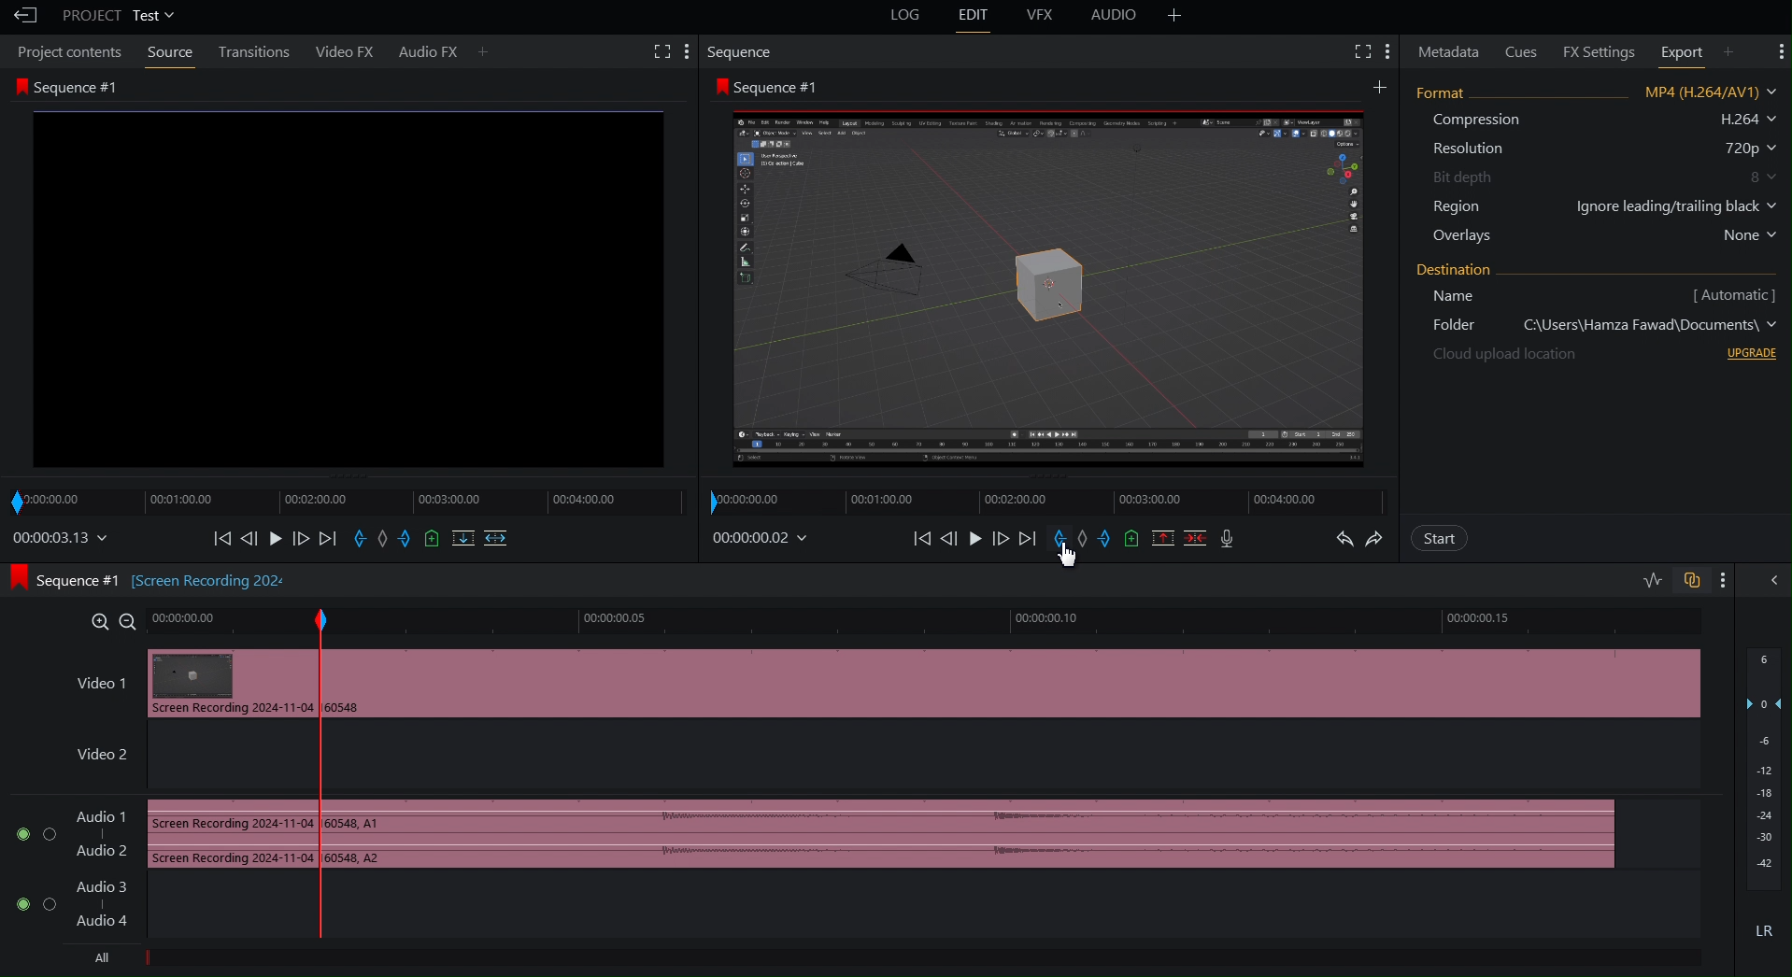 Image resolution: width=1792 pixels, height=977 pixels. I want to click on Sequence#1 [Screen Recording 202, so click(153, 581).